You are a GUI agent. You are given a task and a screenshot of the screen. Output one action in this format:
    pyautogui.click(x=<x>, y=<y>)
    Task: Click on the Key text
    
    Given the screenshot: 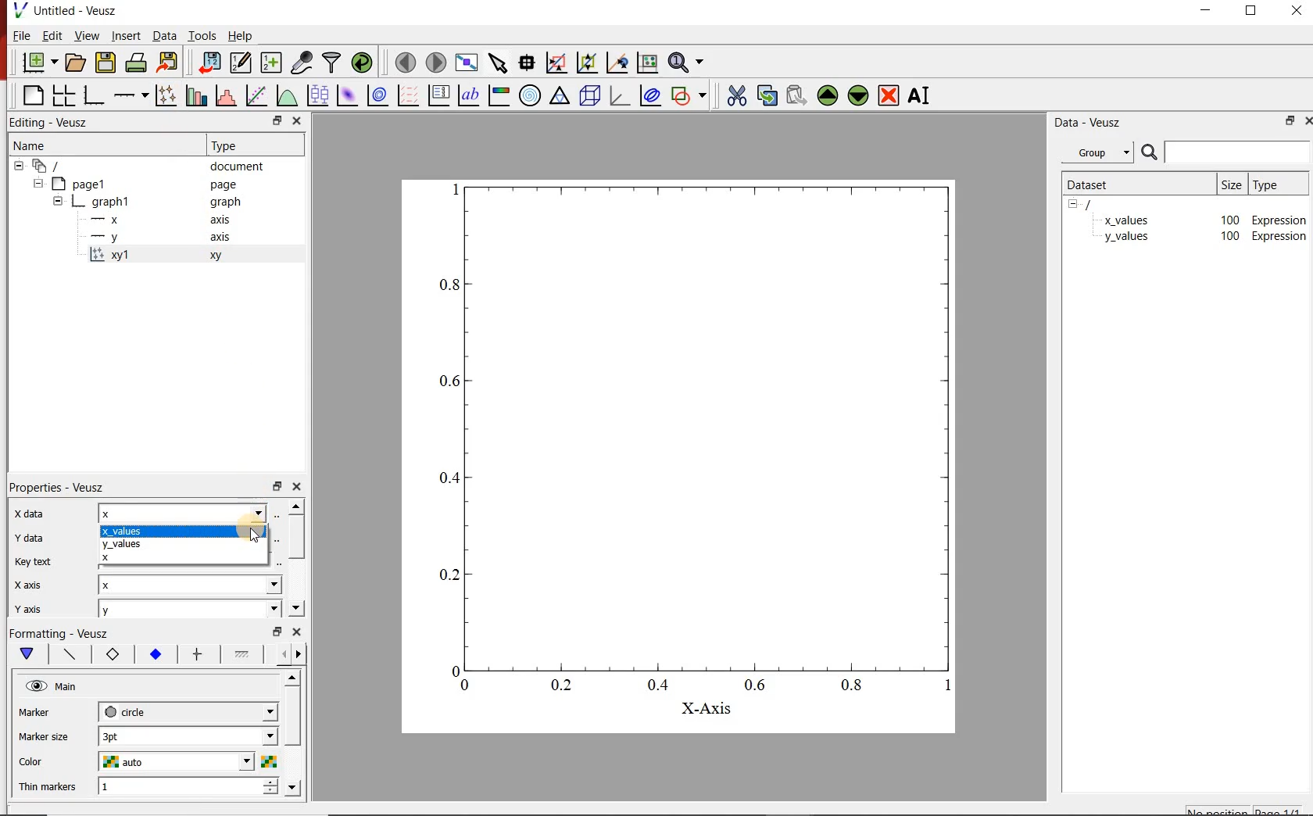 What is the action you would take?
    pyautogui.click(x=34, y=561)
    